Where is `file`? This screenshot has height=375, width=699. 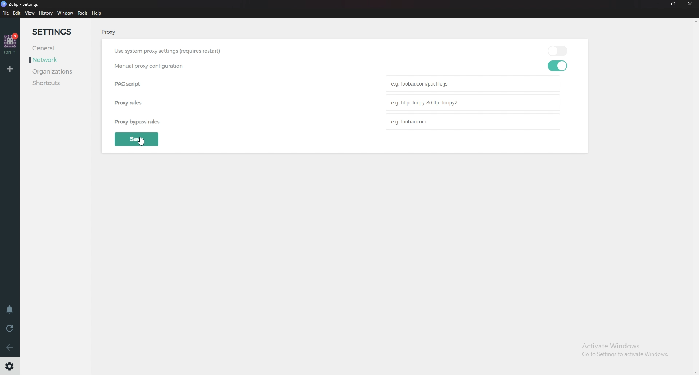 file is located at coordinates (6, 13).